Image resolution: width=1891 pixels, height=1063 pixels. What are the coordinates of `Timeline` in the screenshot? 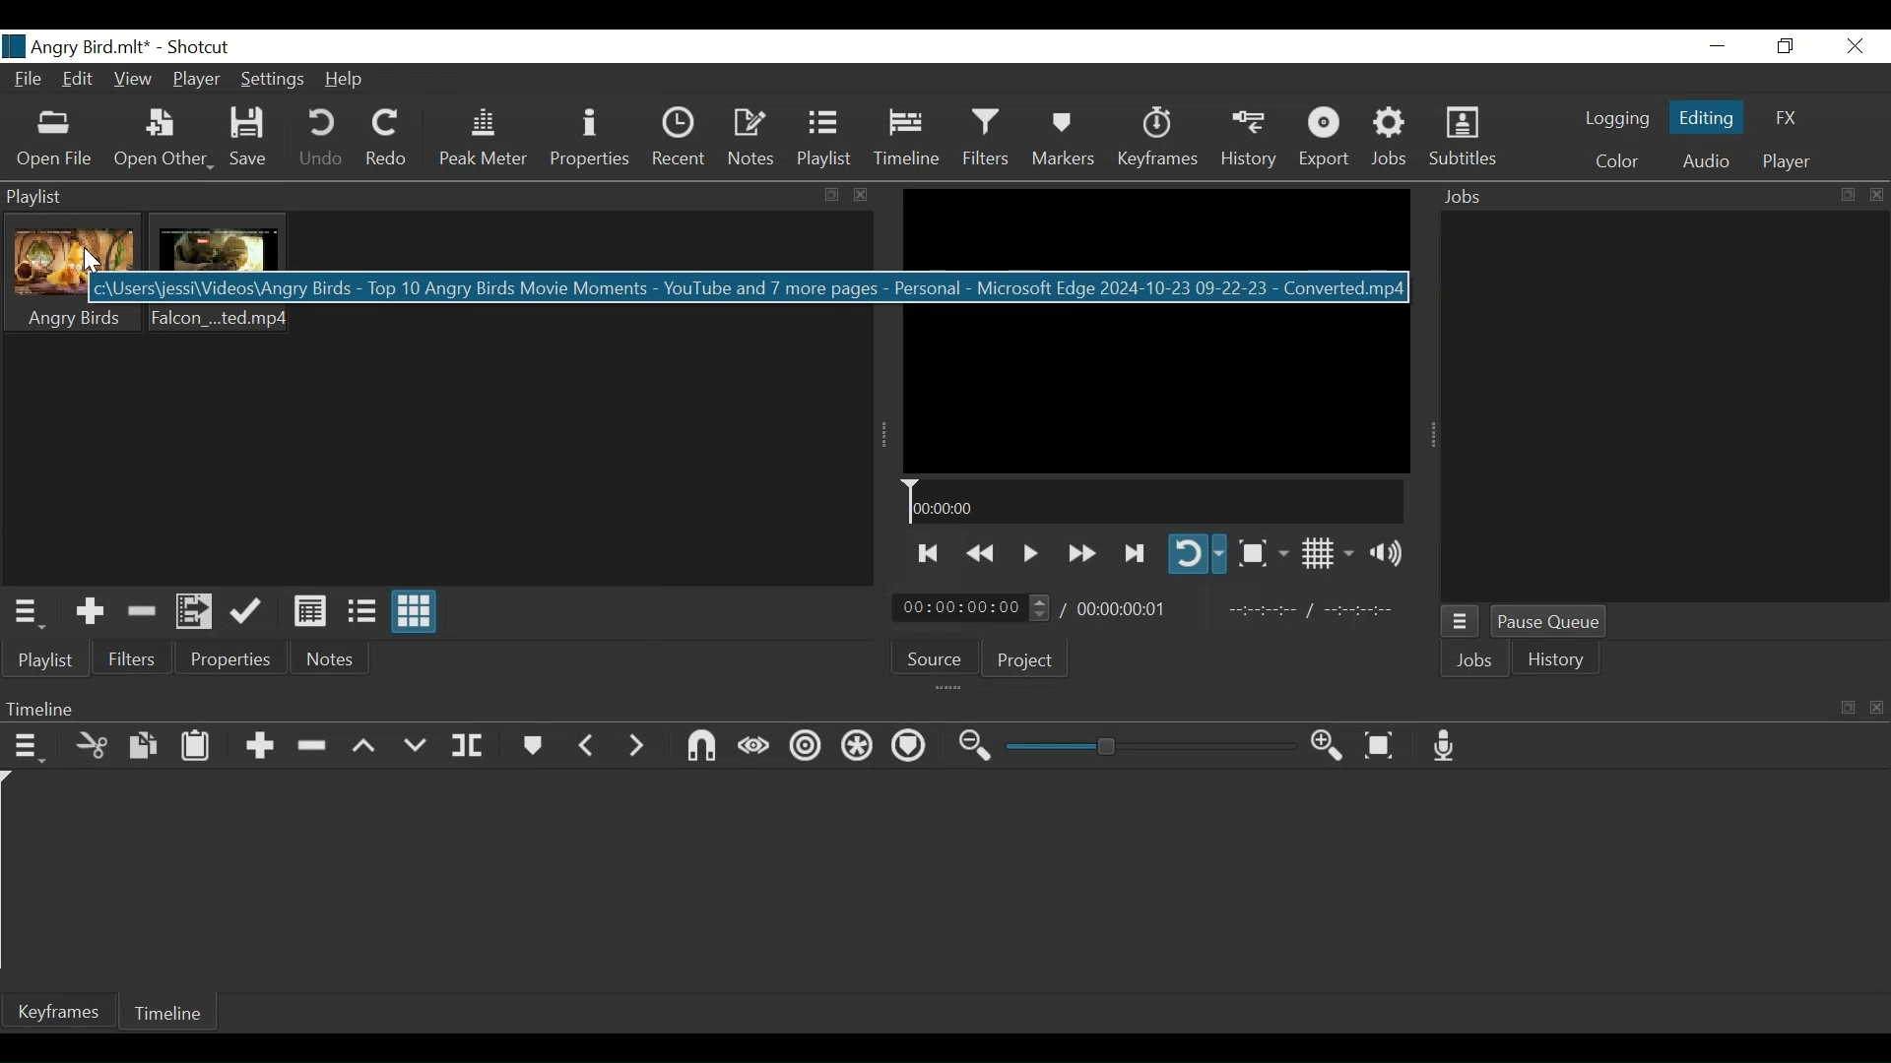 It's located at (907, 141).